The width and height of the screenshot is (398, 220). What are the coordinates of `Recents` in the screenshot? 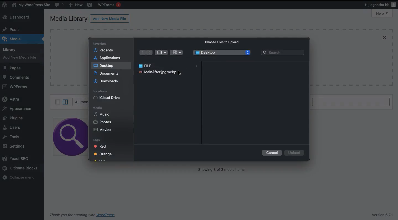 It's located at (103, 51).